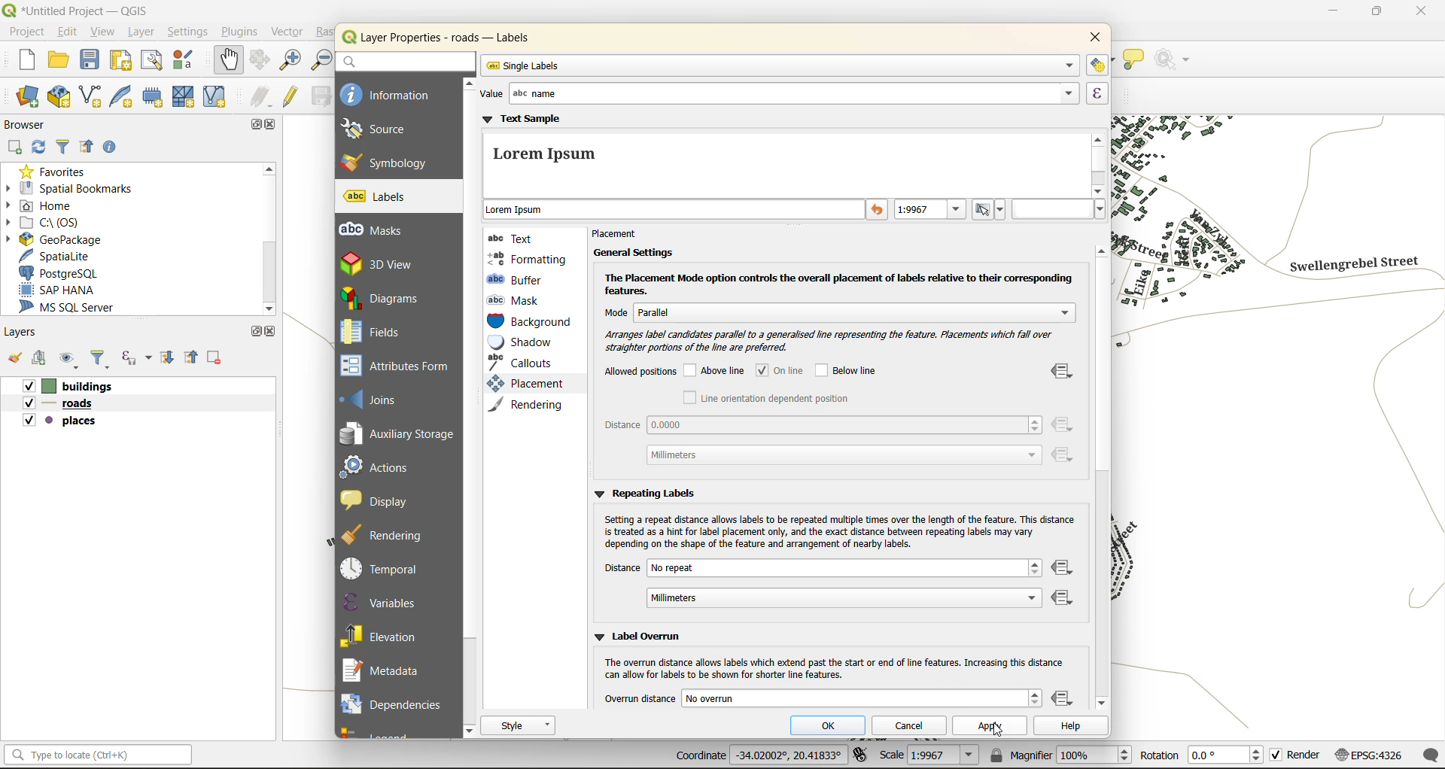 The width and height of the screenshot is (1445, 769). Describe the element at coordinates (992, 729) in the screenshot. I see `apply` at that location.